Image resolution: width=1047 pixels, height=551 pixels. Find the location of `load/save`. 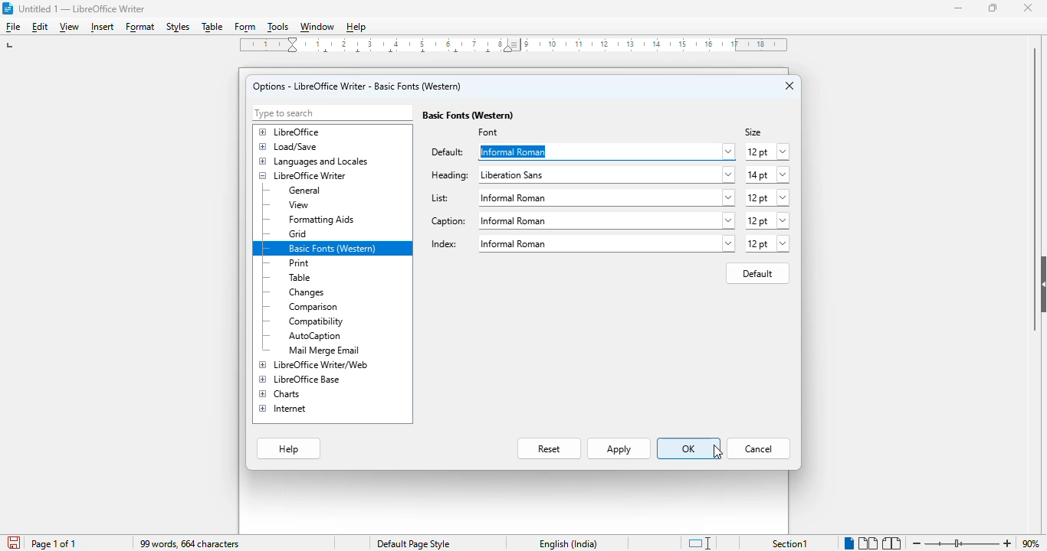

load/save is located at coordinates (289, 147).